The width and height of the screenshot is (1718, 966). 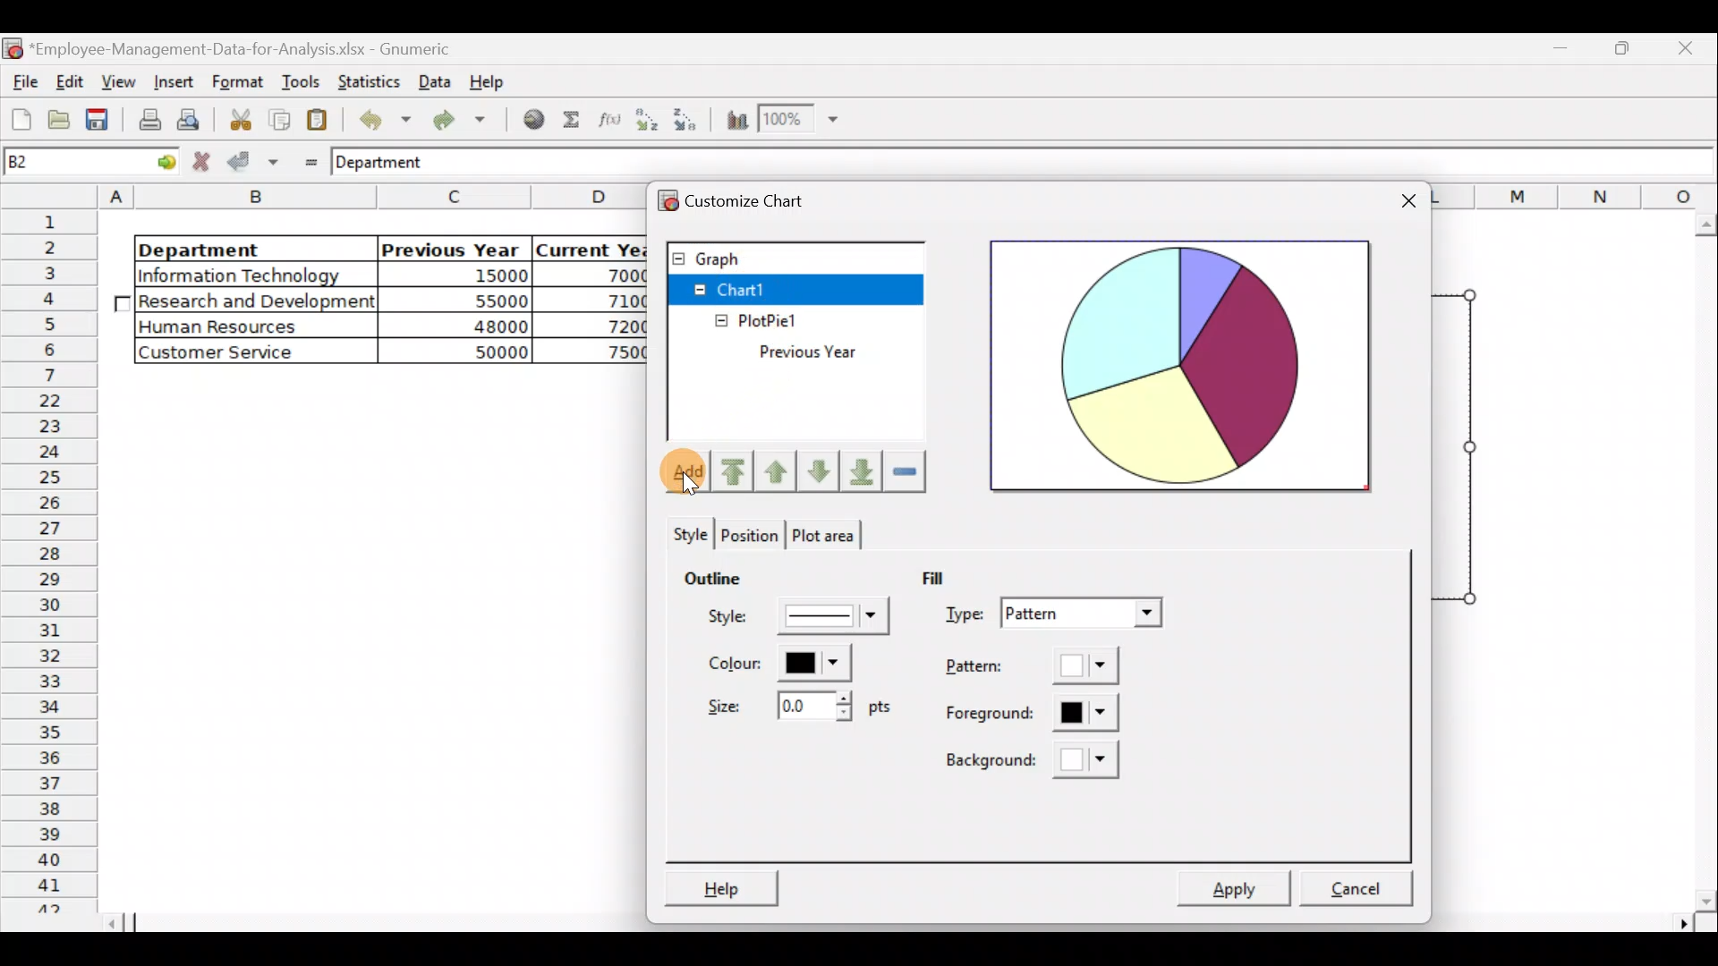 I want to click on Cancel change, so click(x=203, y=163).